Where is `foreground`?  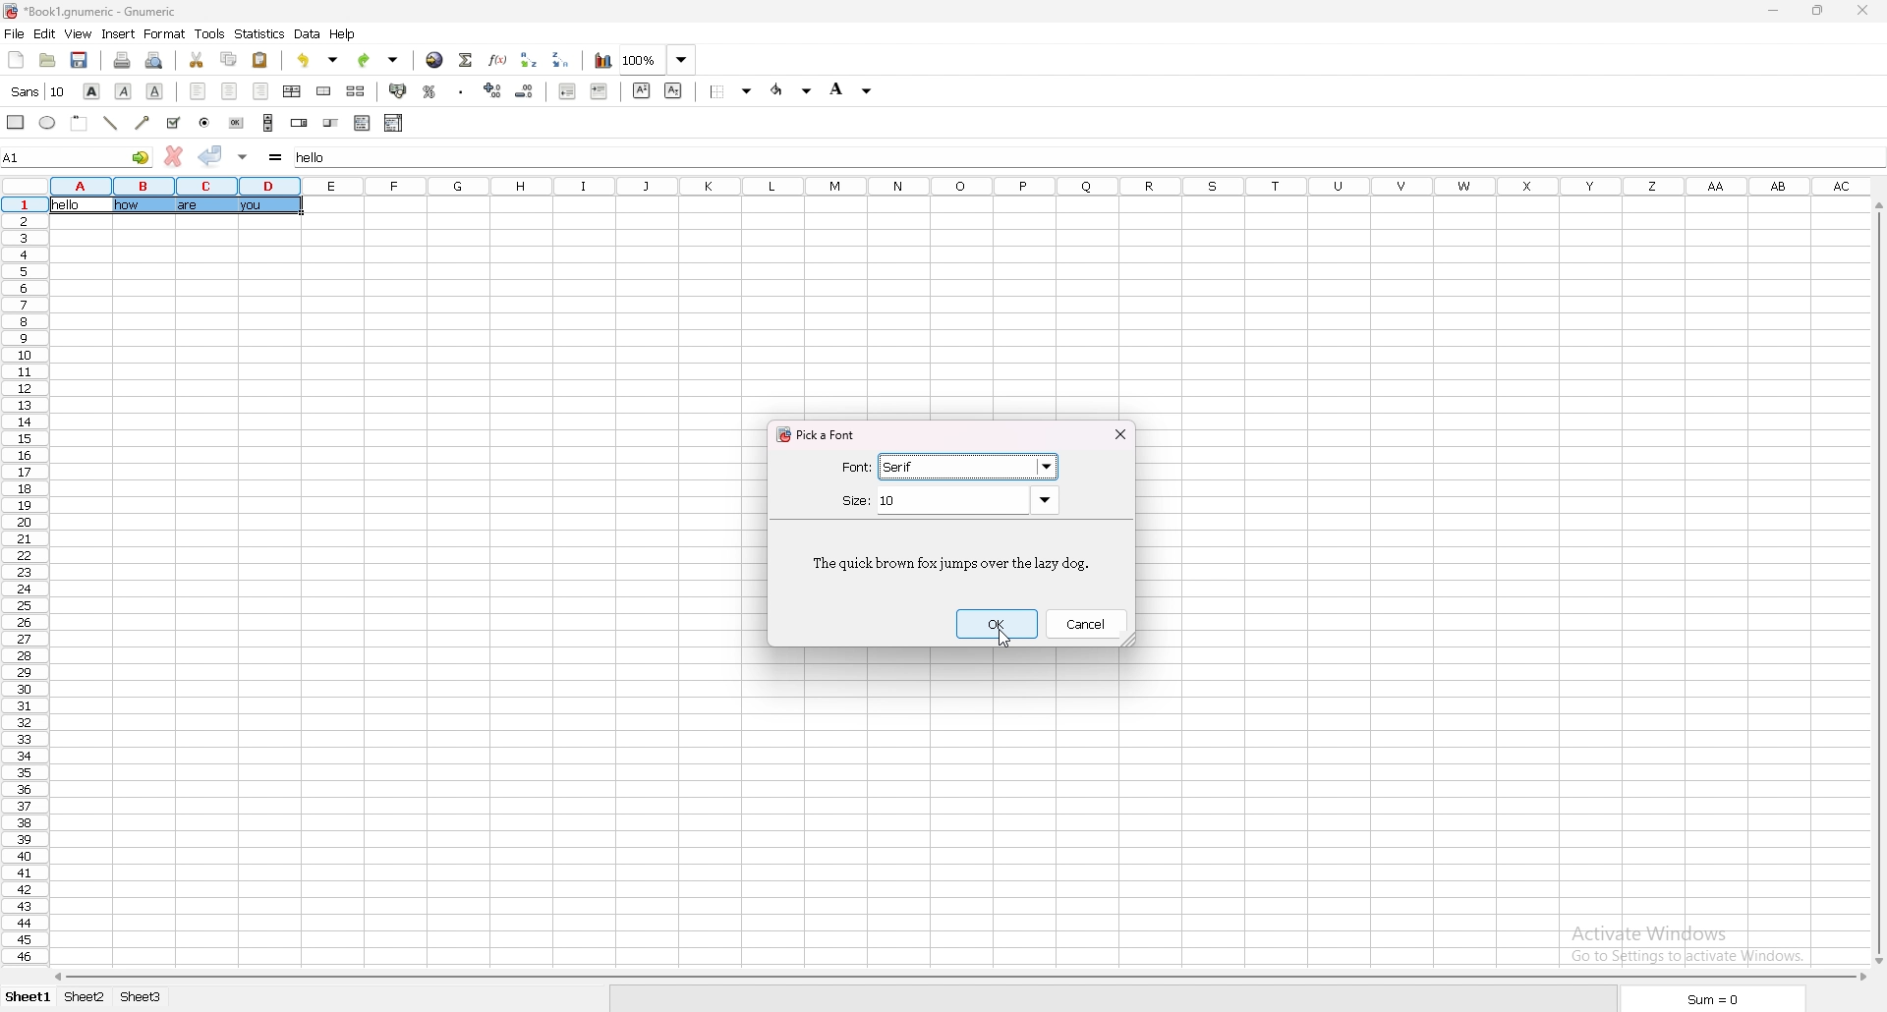 foreground is located at coordinates (791, 90).